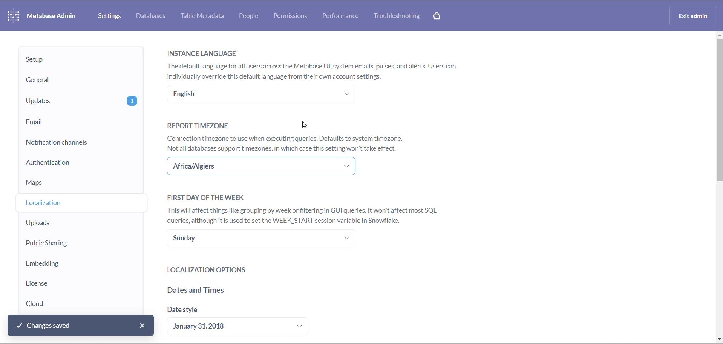 Image resolution: width=723 pixels, height=344 pixels. Describe the element at coordinates (438, 17) in the screenshot. I see `CART` at that location.